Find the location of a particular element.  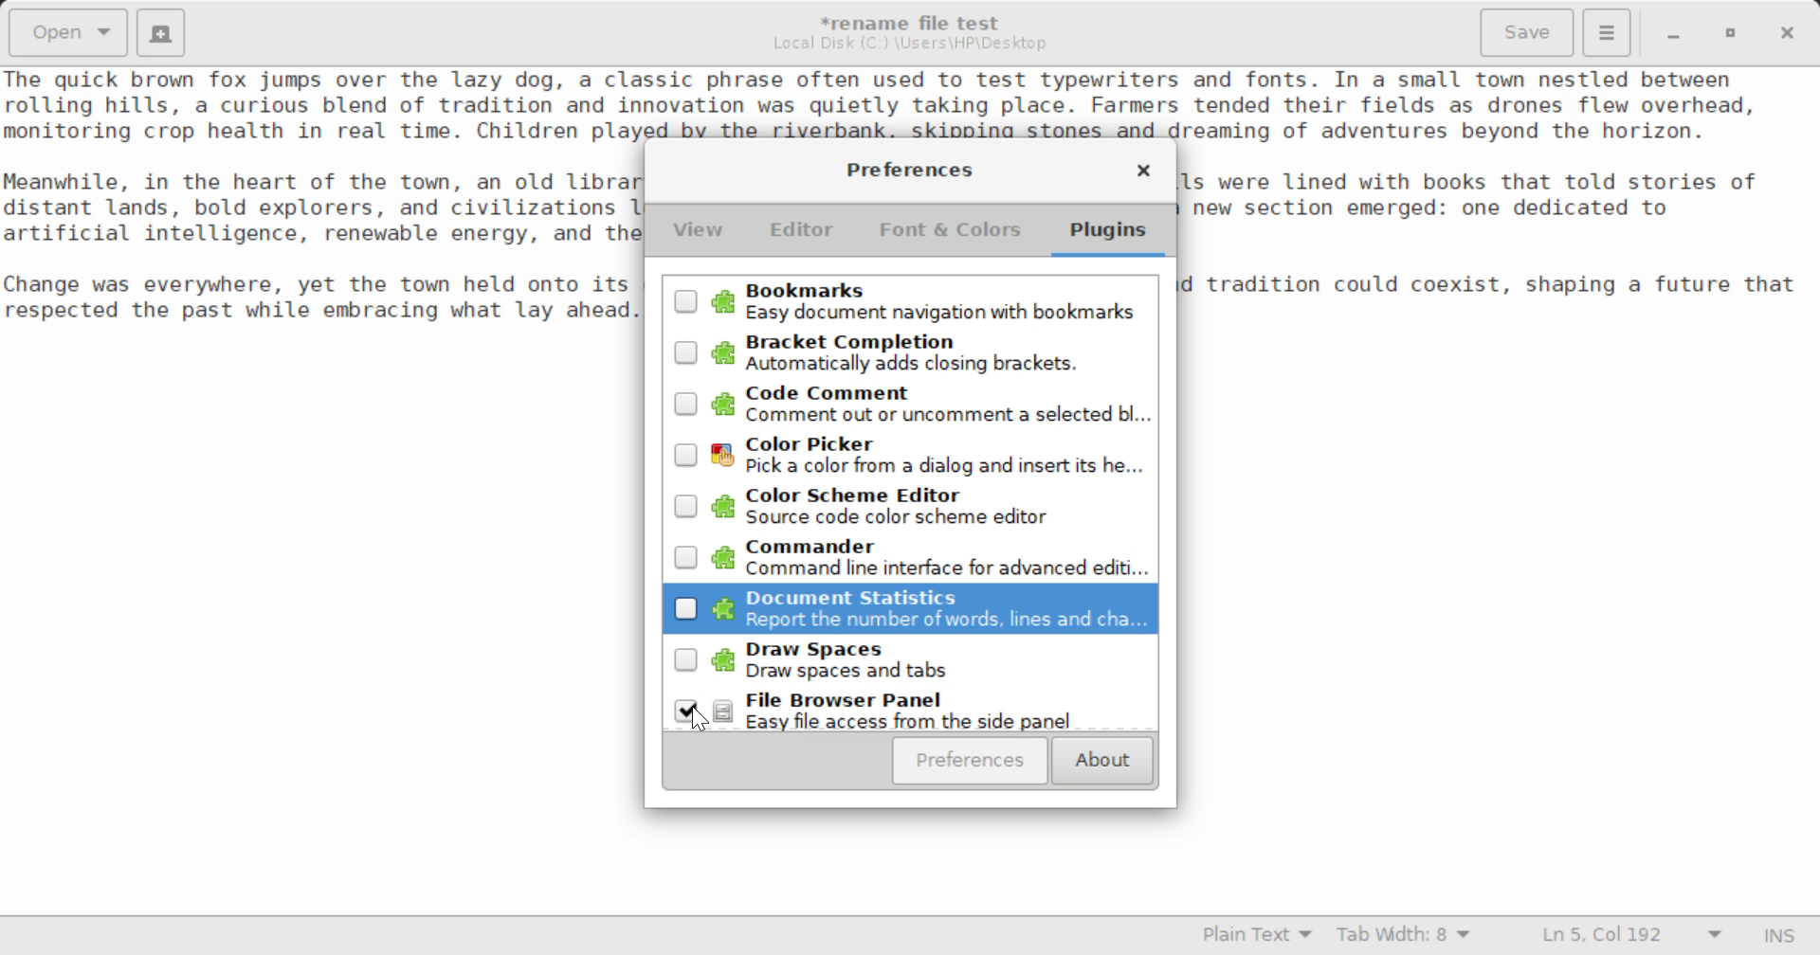

Menu is located at coordinates (1606, 30).